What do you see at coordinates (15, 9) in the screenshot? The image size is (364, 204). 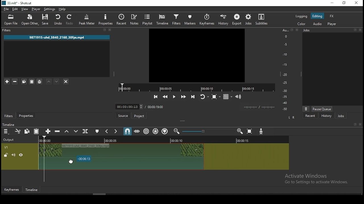 I see `edit` at bounding box center [15, 9].